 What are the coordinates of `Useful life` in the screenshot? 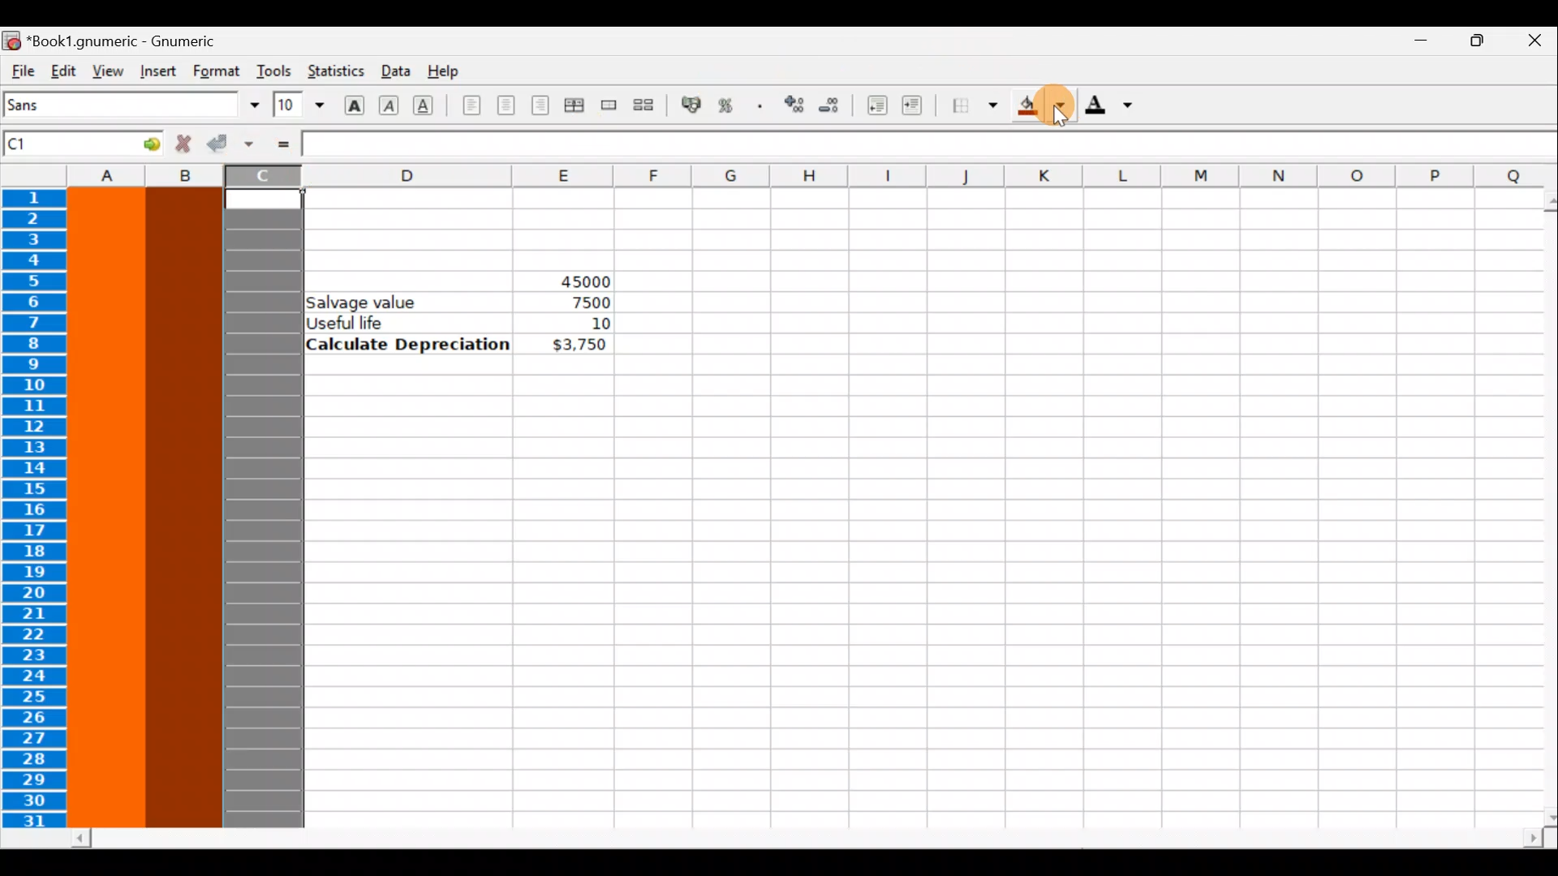 It's located at (411, 322).